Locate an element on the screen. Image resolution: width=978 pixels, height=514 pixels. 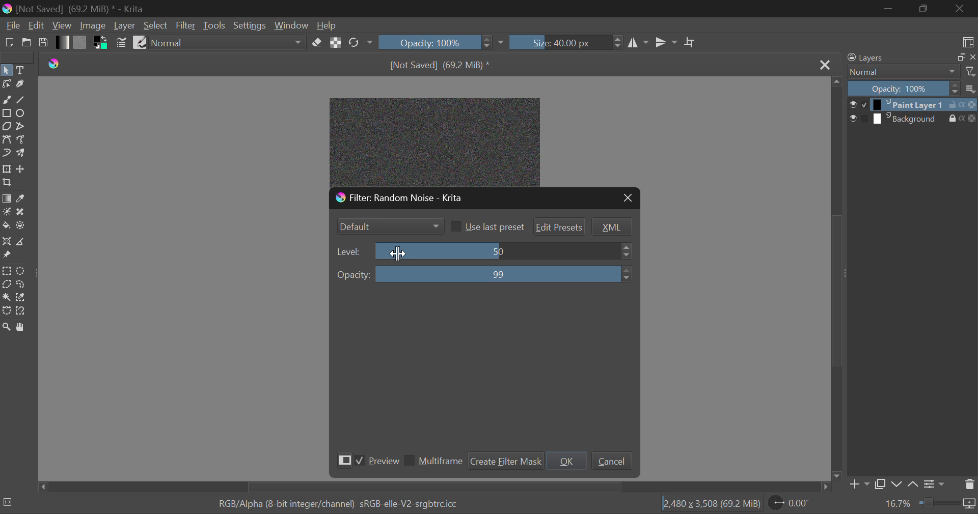
filter is located at coordinates (971, 71).